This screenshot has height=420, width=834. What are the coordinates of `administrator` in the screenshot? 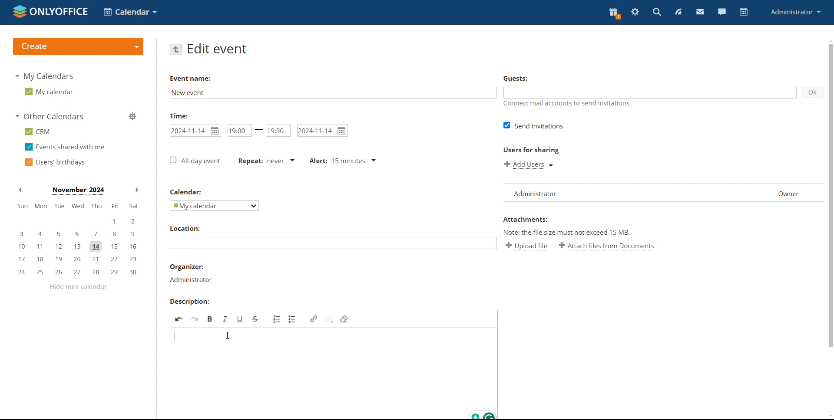 It's located at (192, 279).